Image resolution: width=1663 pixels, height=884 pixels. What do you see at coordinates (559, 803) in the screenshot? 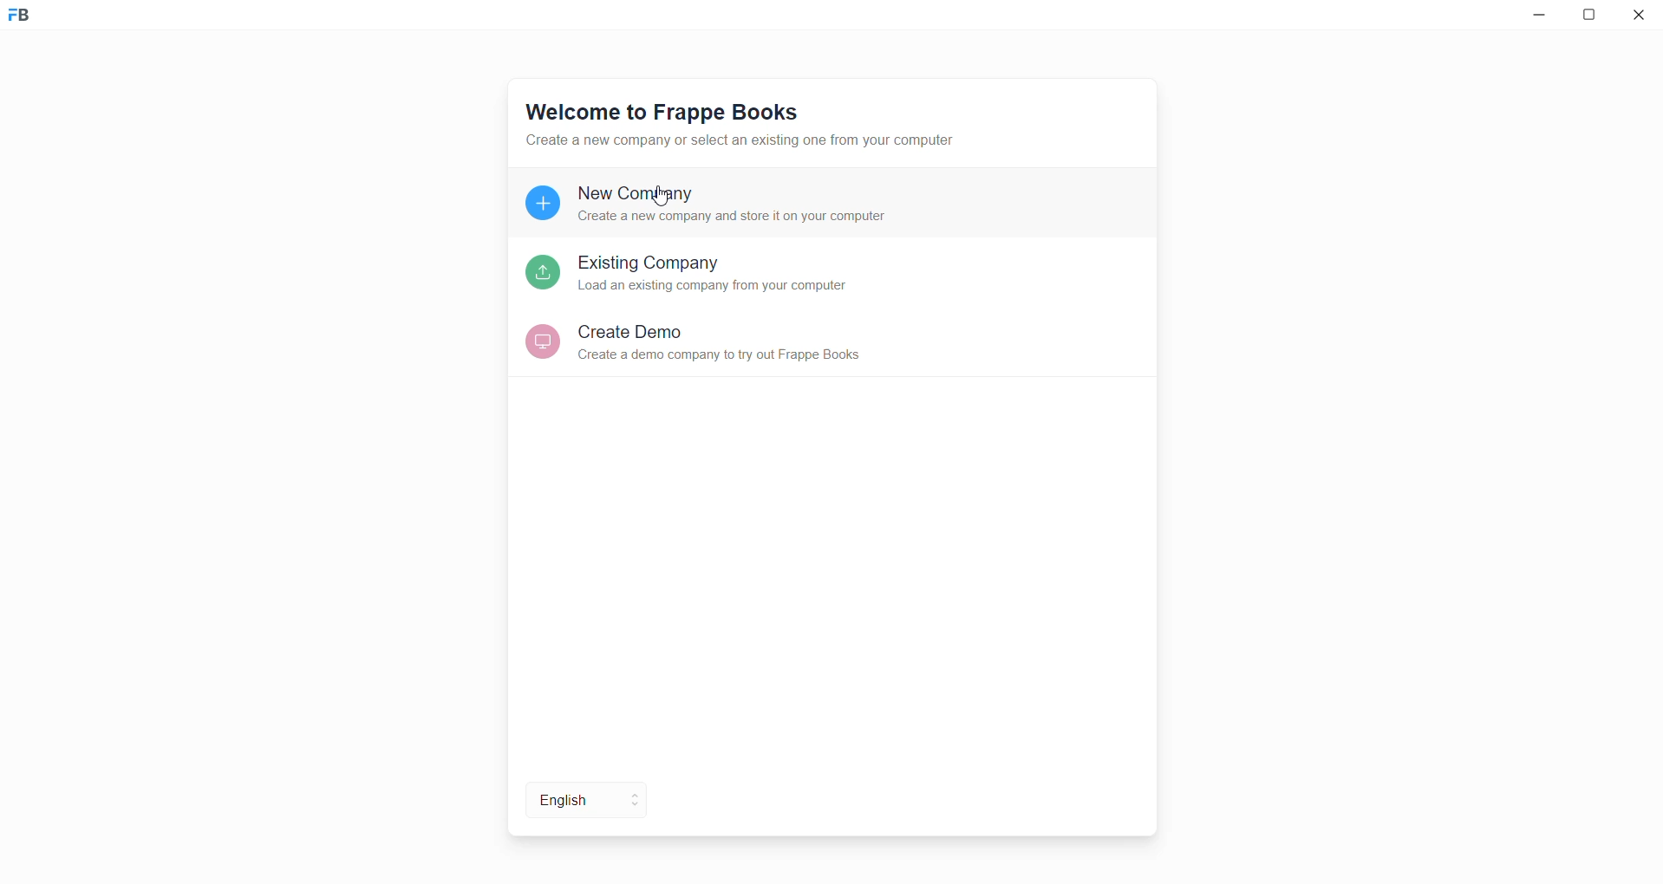
I see `select language ` at bounding box center [559, 803].